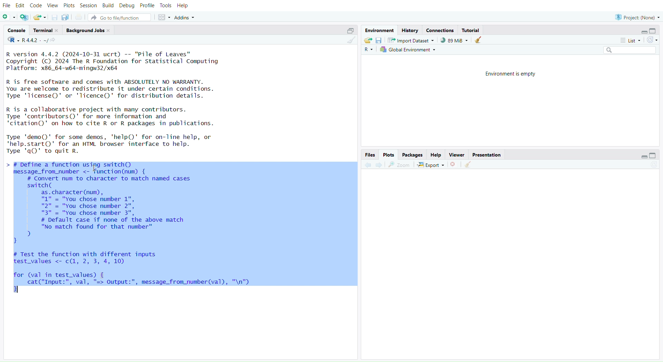 The width and height of the screenshot is (663, 362). I want to click on Create a project, so click(25, 17).